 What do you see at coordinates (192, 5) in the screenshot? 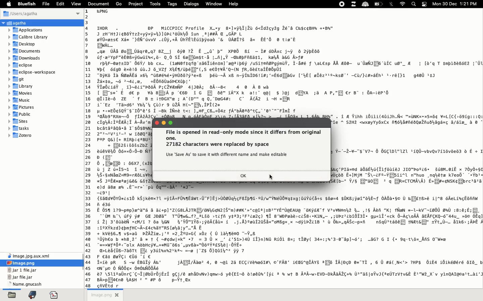
I see `dialogs` at bounding box center [192, 5].